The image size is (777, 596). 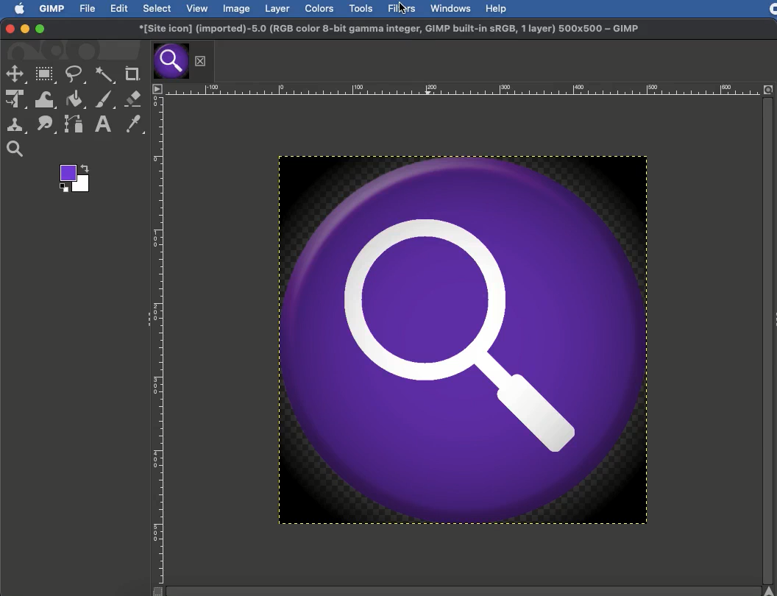 What do you see at coordinates (73, 179) in the screenshot?
I see `Color` at bounding box center [73, 179].